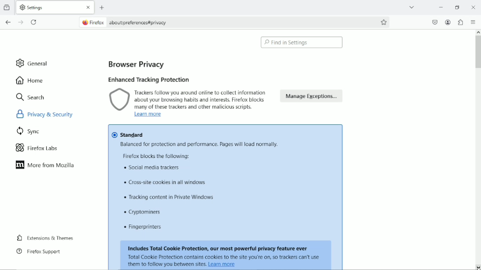  I want to click on list all tabs, so click(411, 7).